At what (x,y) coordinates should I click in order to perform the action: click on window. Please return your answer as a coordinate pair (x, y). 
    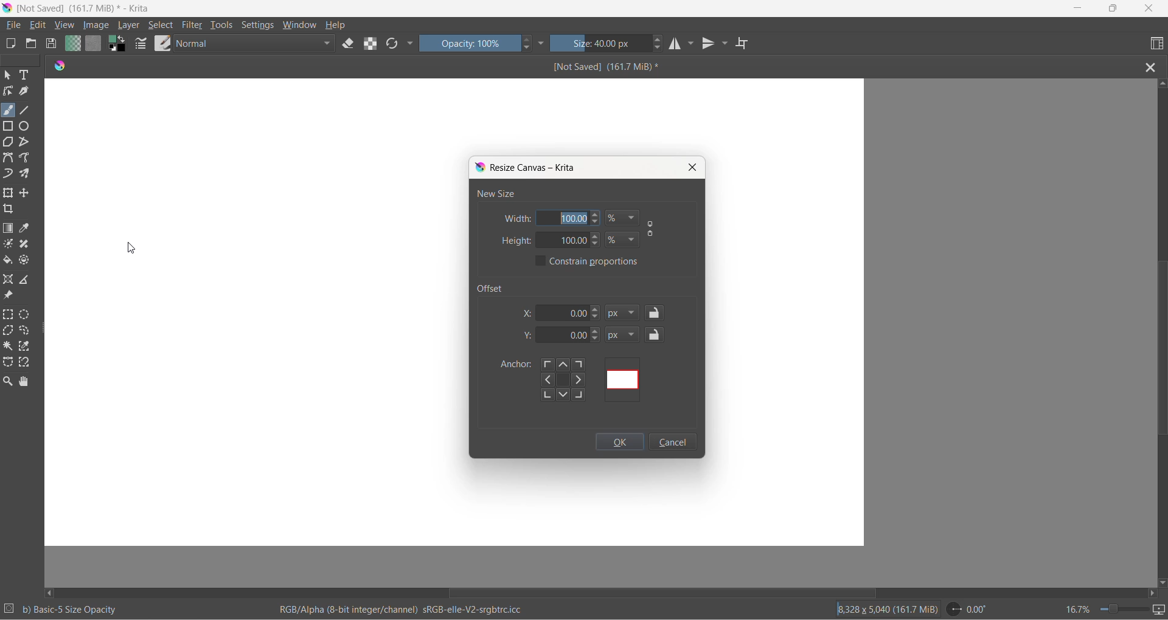
    Looking at the image, I should click on (299, 26).